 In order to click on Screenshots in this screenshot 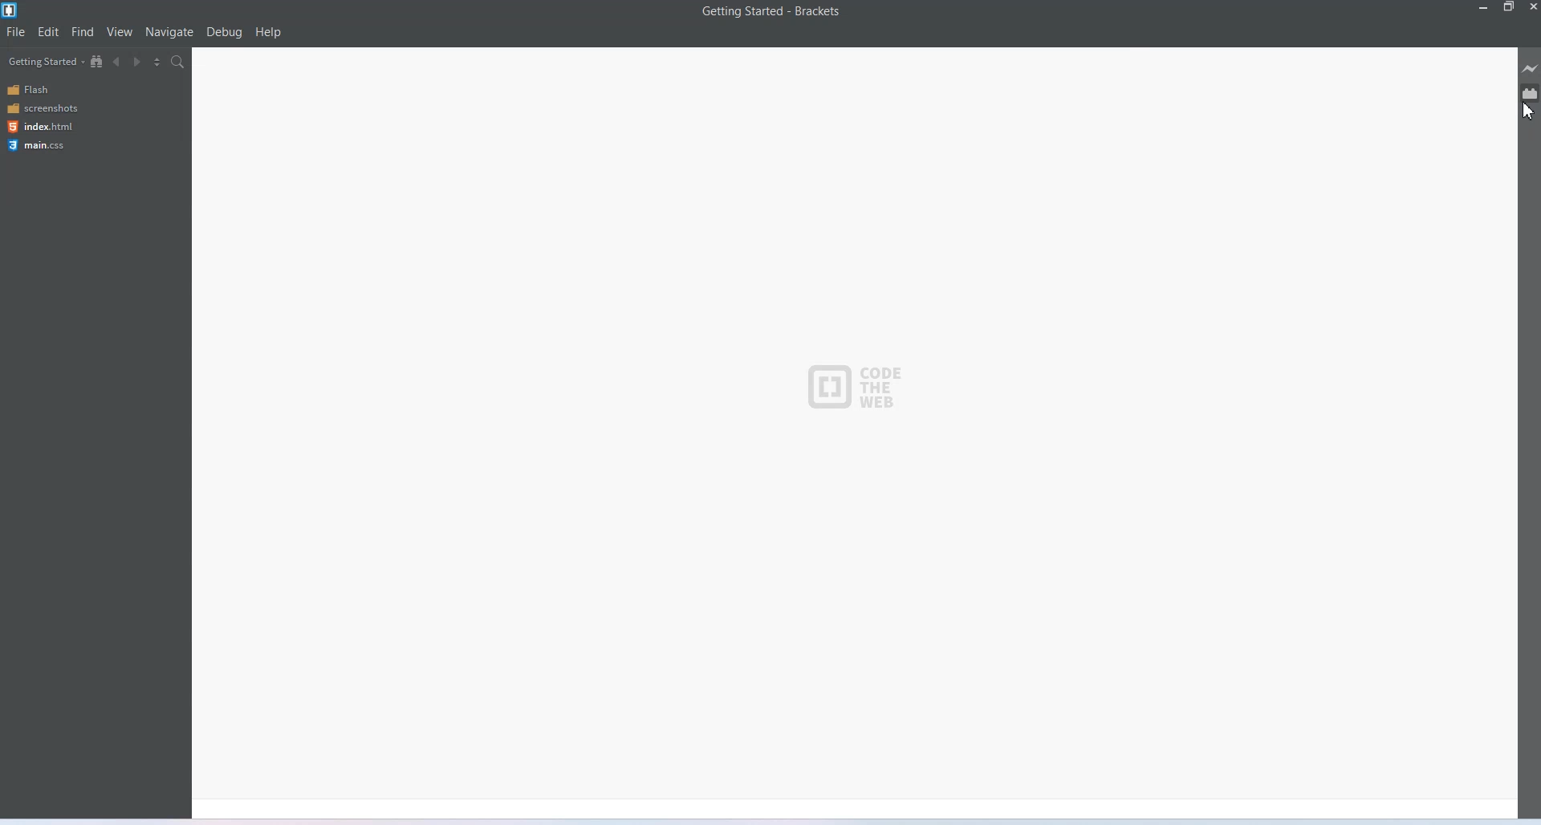, I will do `click(43, 108)`.